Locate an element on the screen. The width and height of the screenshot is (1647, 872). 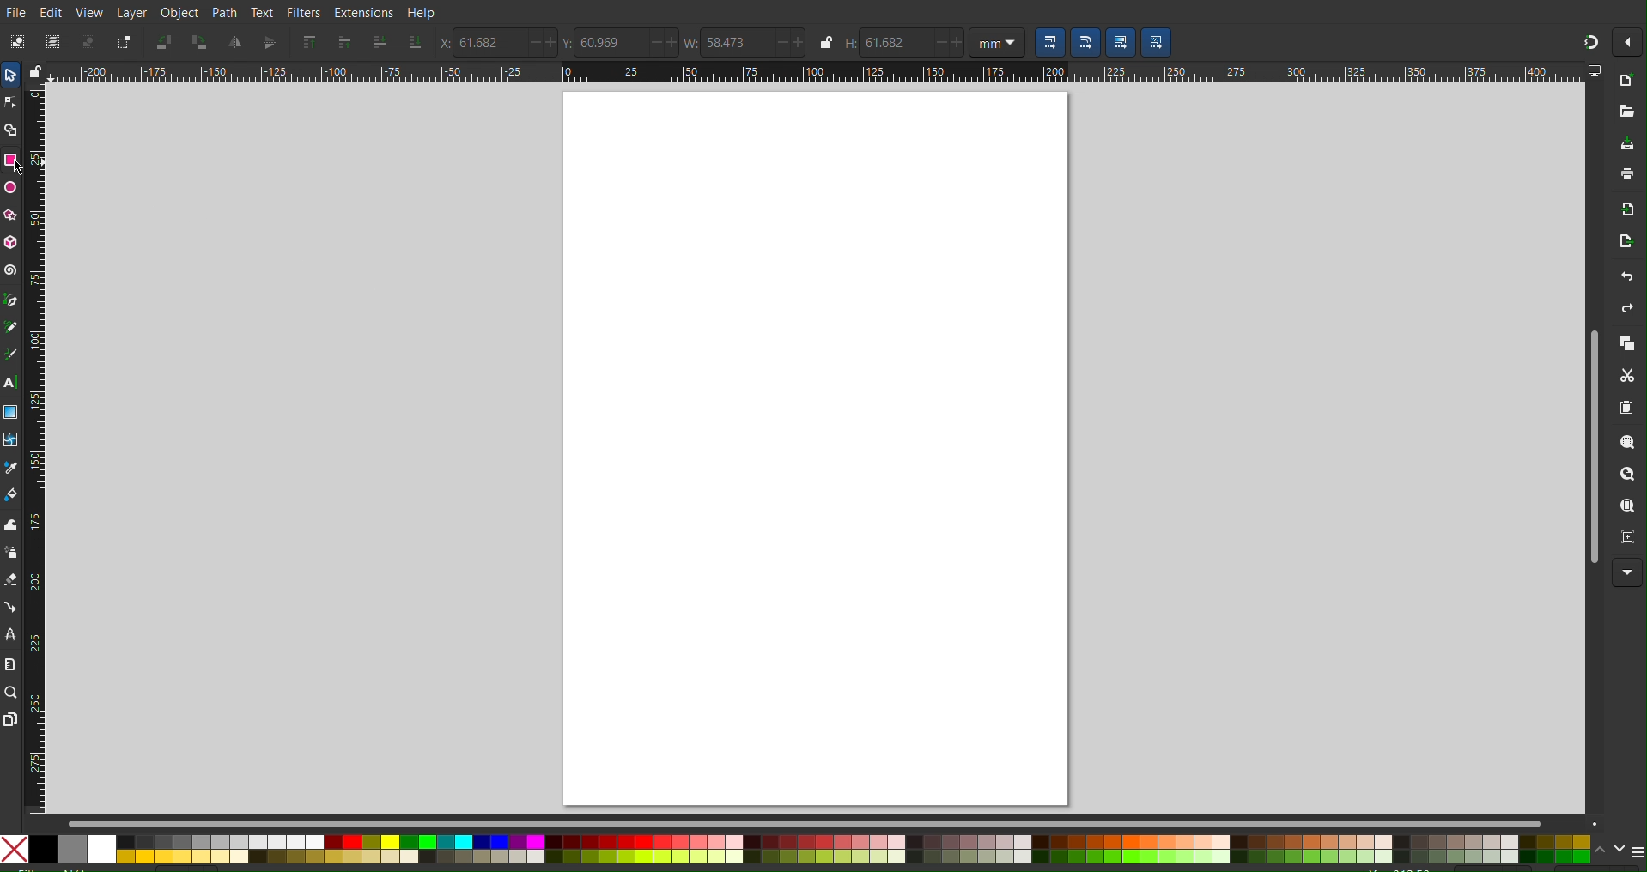
Height is located at coordinates (847, 45).